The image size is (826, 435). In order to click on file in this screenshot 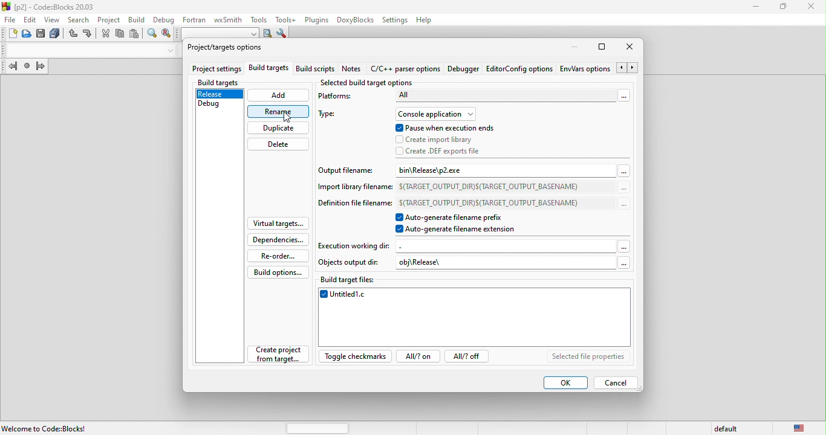, I will do `click(9, 20)`.